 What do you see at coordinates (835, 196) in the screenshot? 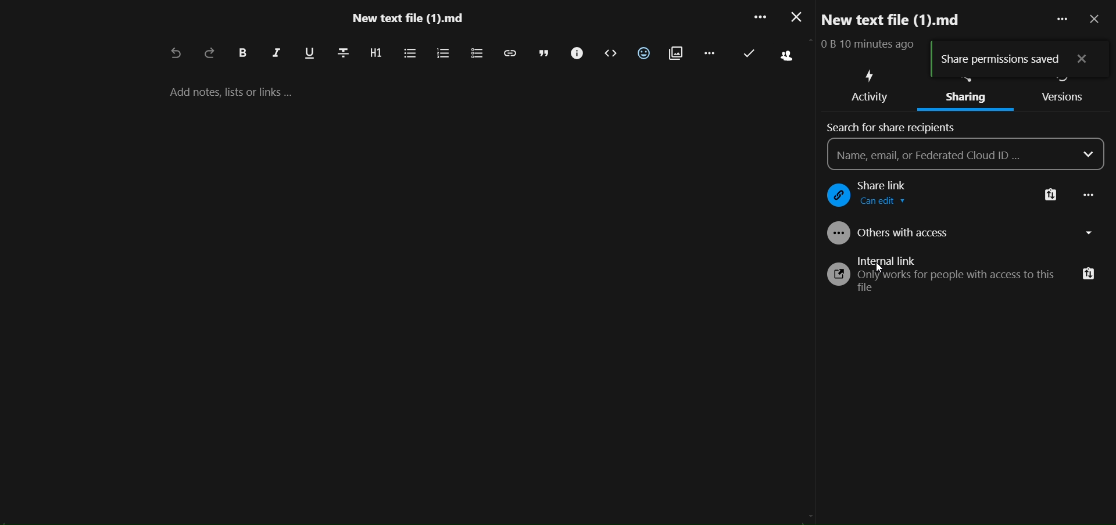
I see `logo` at bounding box center [835, 196].